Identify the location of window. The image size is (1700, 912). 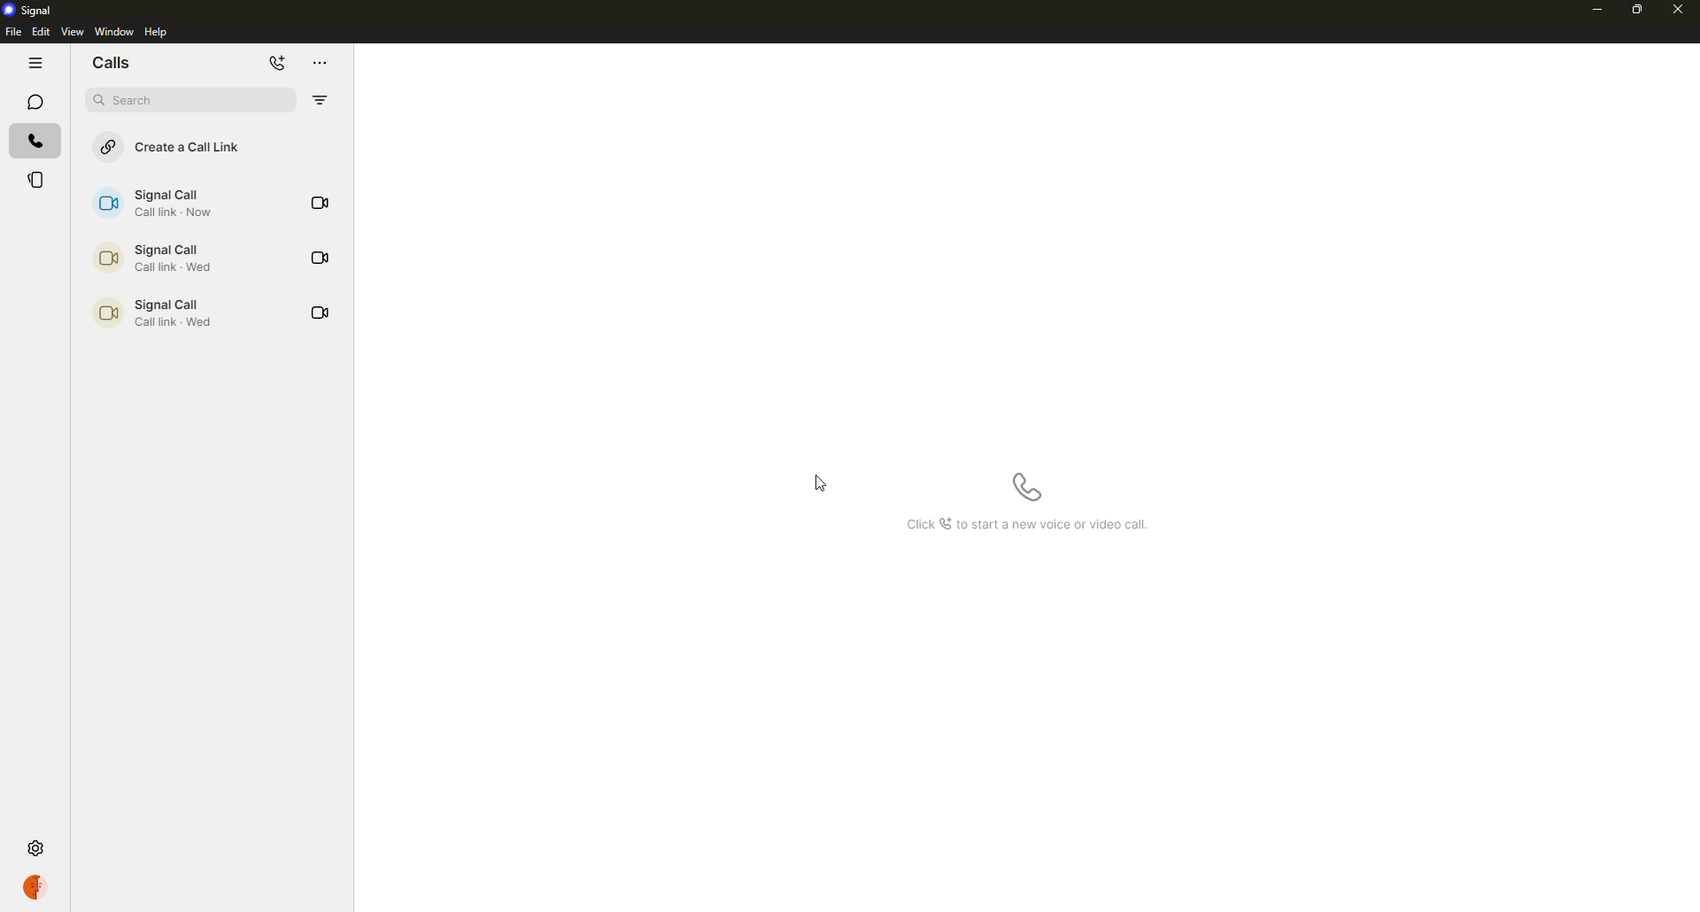
(115, 31).